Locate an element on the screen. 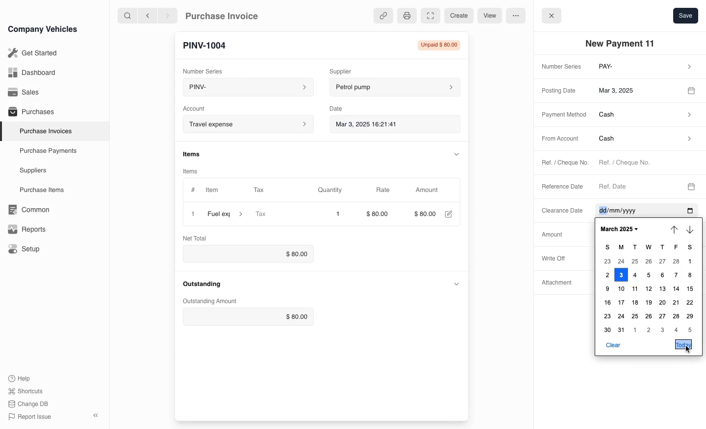  Posting Date is located at coordinates (560, 90).